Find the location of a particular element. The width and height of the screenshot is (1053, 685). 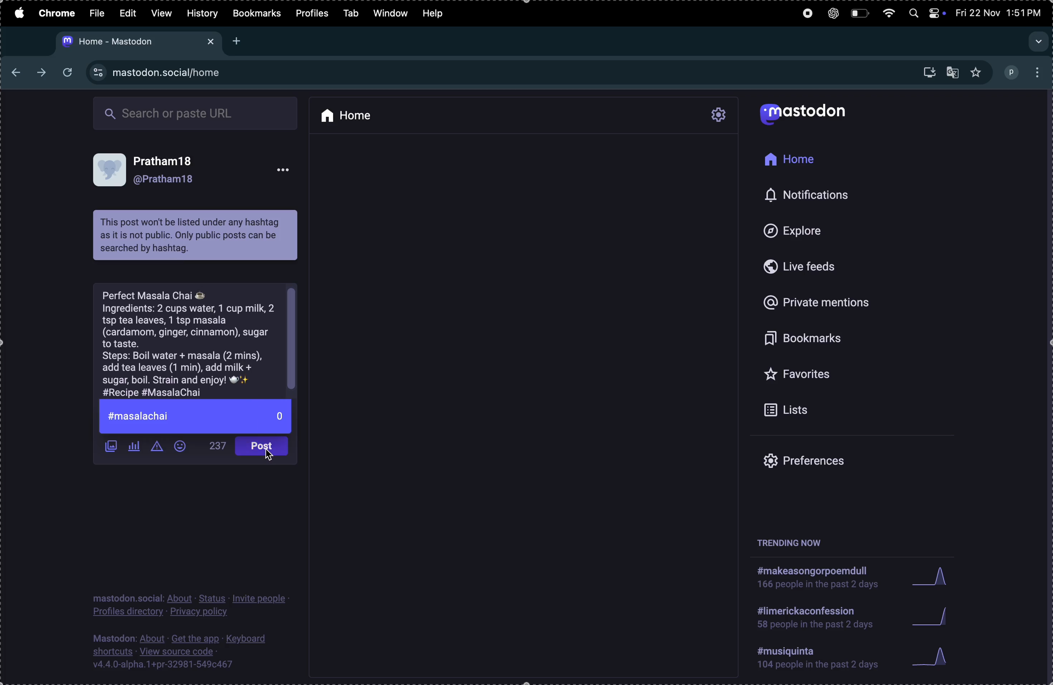

back is located at coordinates (18, 72).